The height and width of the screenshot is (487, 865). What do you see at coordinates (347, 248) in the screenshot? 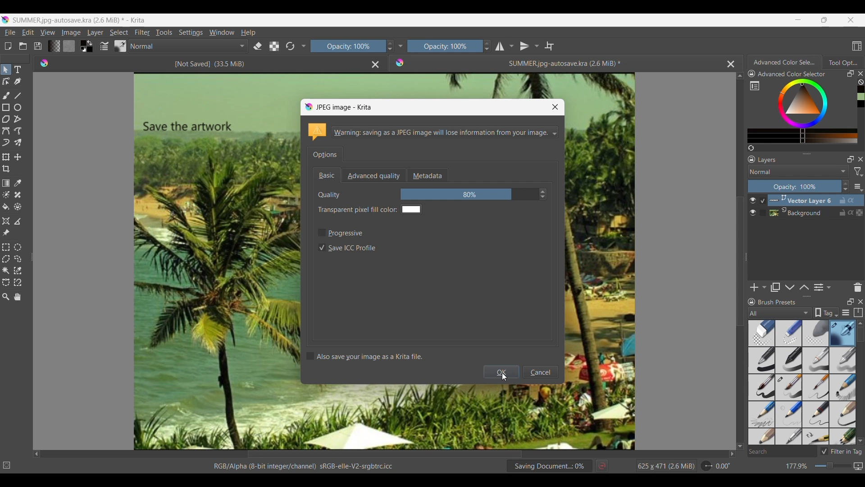
I see `Toggle for Save ICC profile` at bounding box center [347, 248].